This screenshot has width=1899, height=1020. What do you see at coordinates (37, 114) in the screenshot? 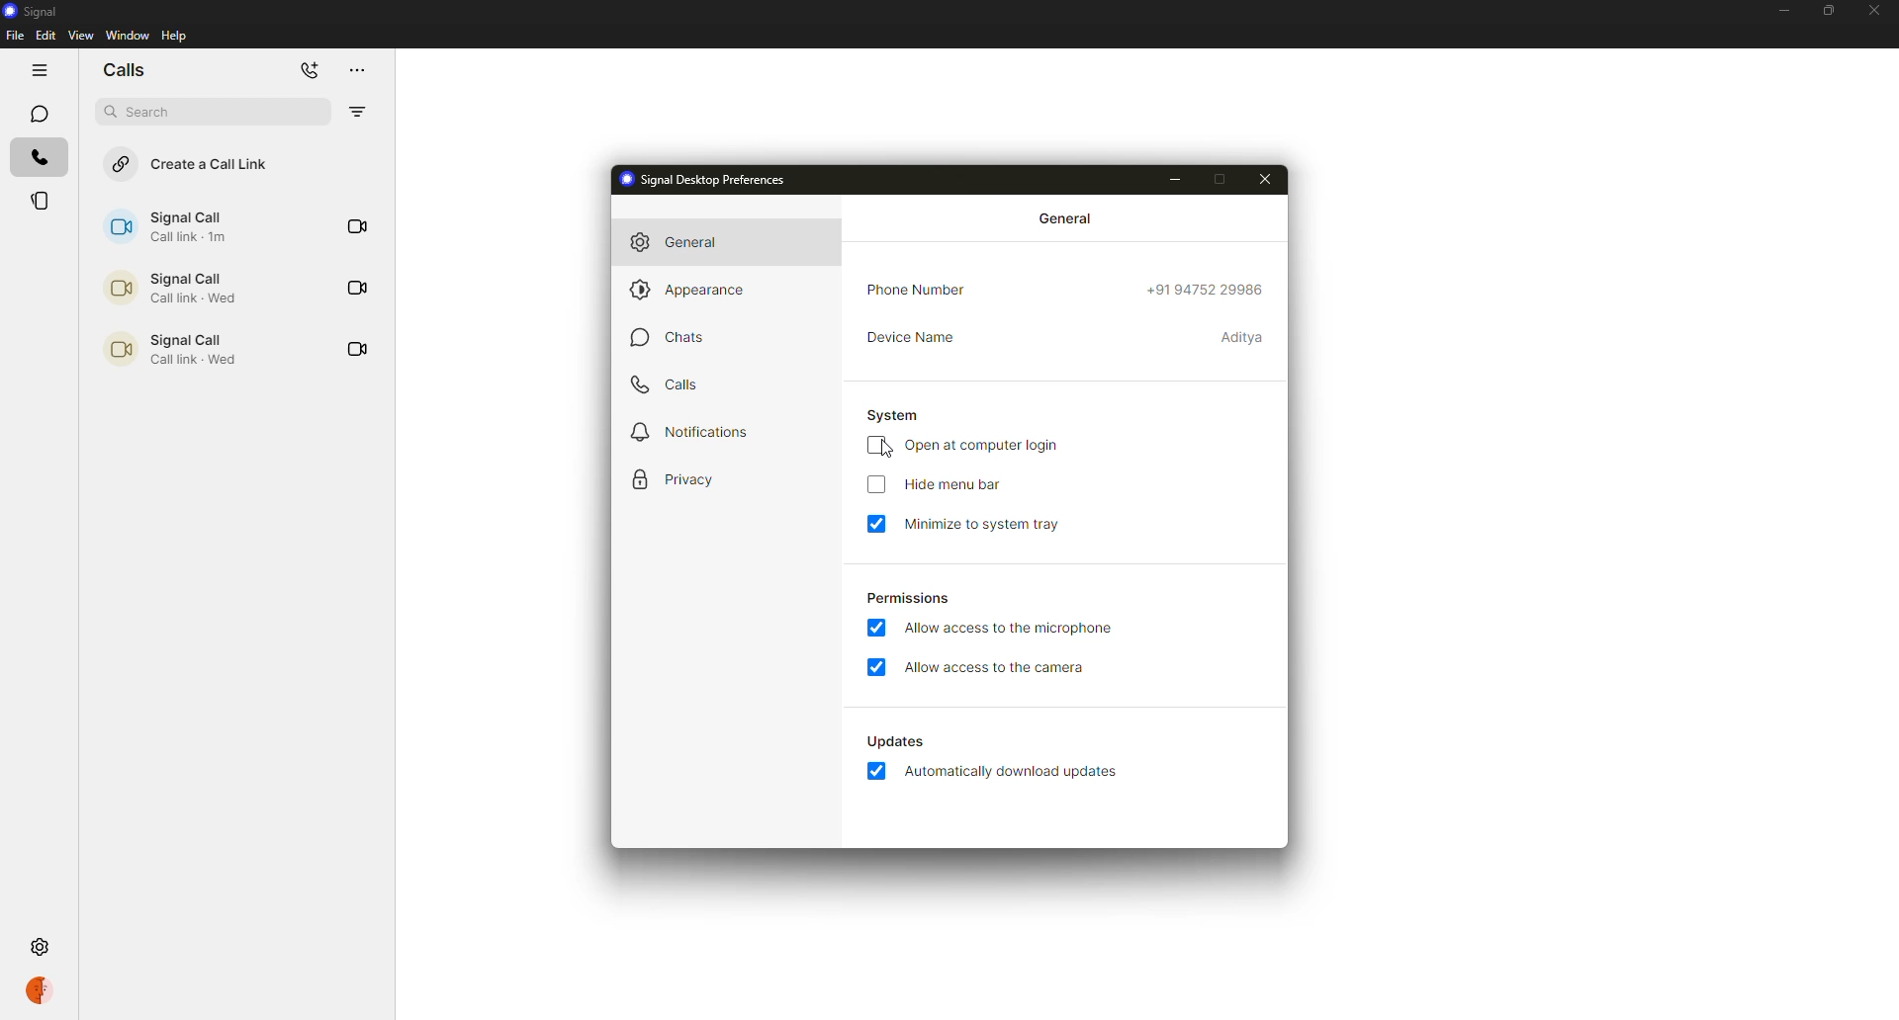
I see `chats` at bounding box center [37, 114].